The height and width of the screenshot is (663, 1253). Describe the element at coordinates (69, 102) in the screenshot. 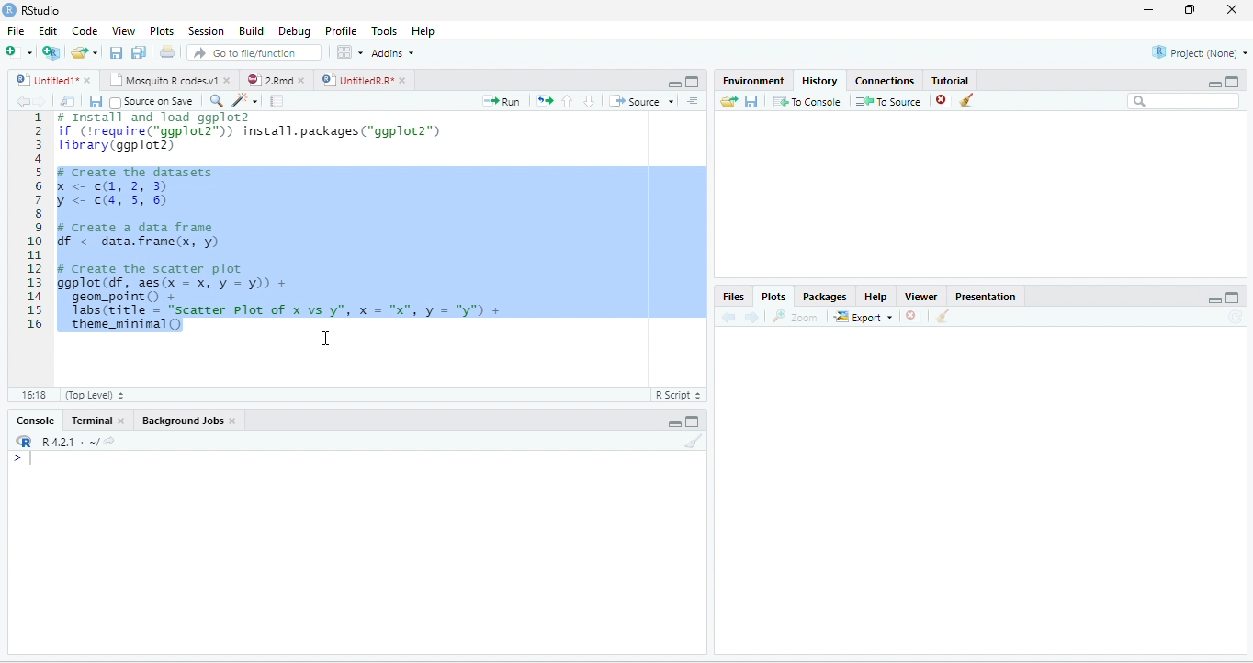

I see `Show in new window` at that location.